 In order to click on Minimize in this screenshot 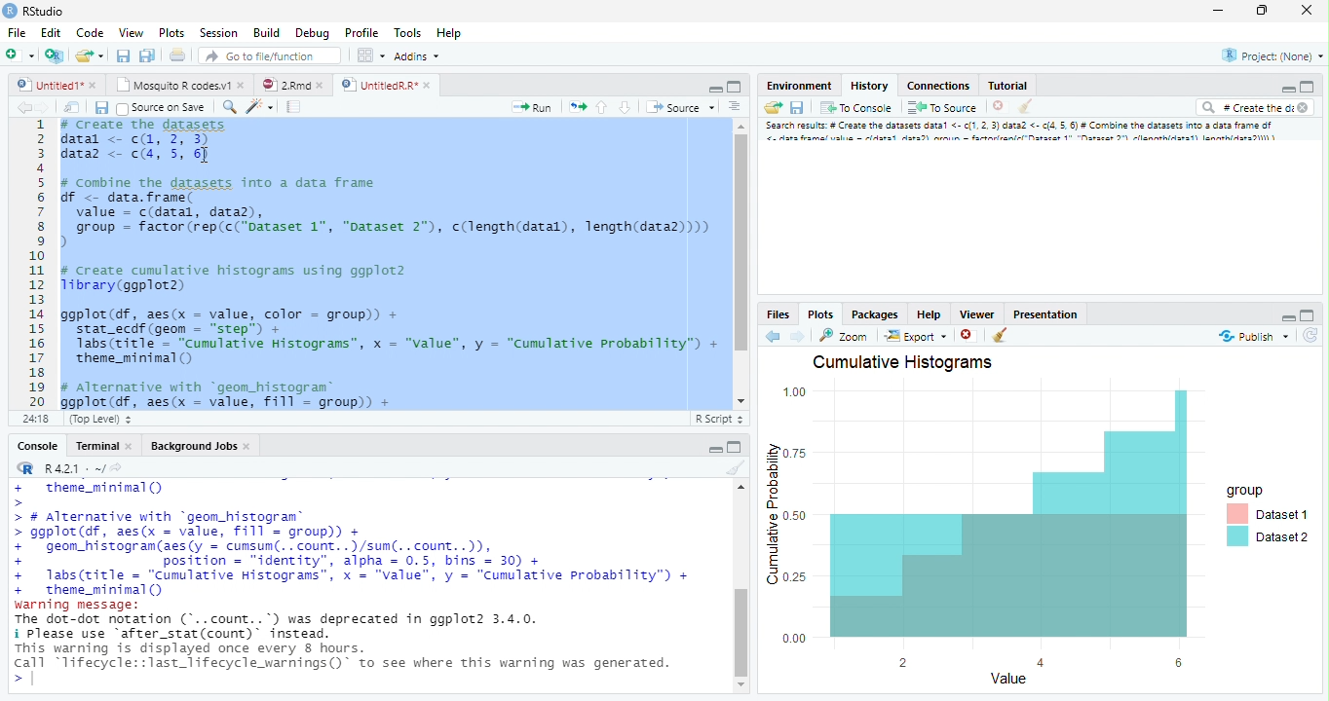, I will do `click(1221, 11)`.